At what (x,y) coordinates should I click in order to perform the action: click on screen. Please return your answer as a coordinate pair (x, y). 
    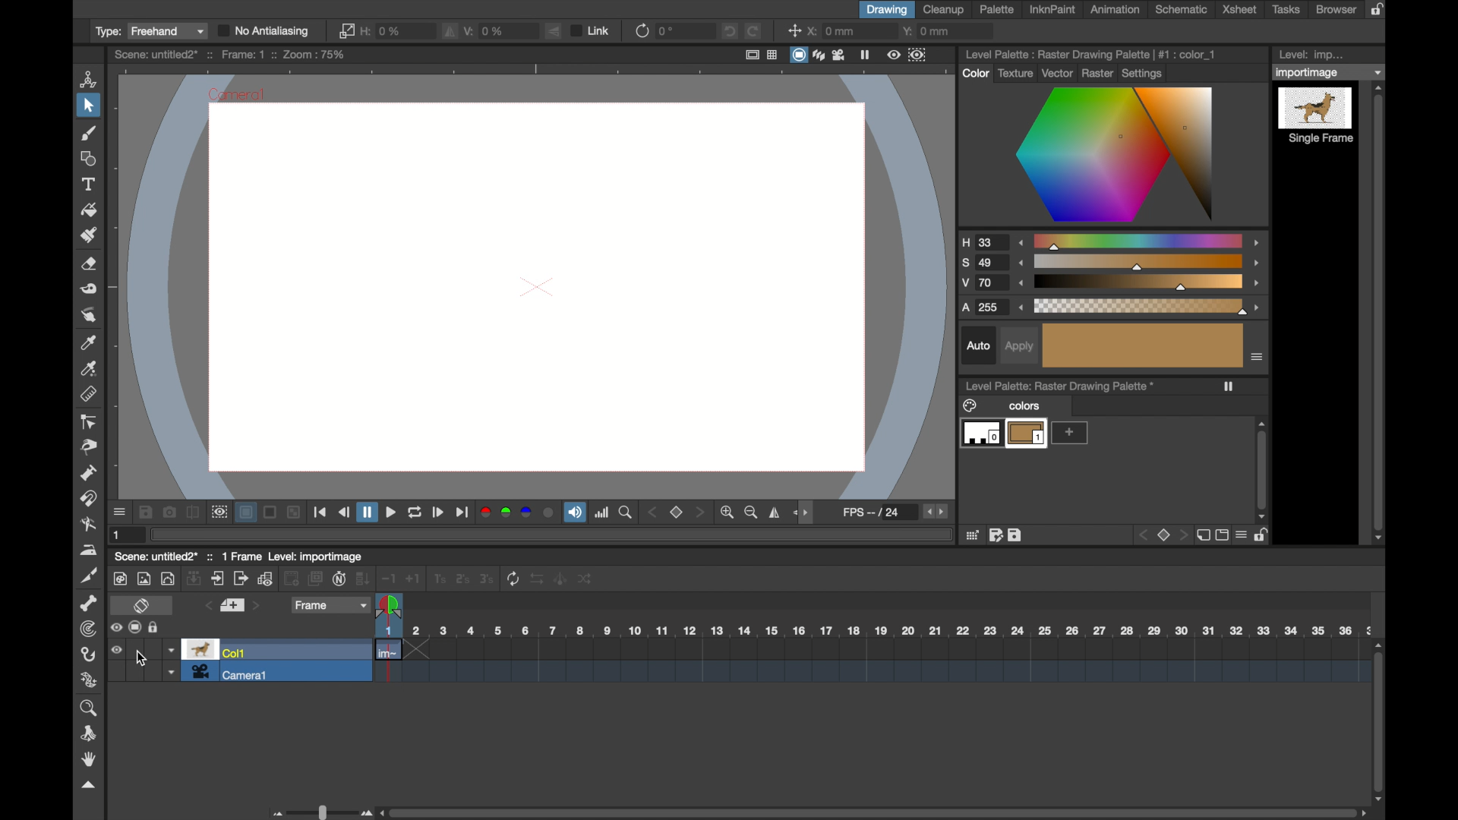
    Looking at the image, I should click on (136, 627).